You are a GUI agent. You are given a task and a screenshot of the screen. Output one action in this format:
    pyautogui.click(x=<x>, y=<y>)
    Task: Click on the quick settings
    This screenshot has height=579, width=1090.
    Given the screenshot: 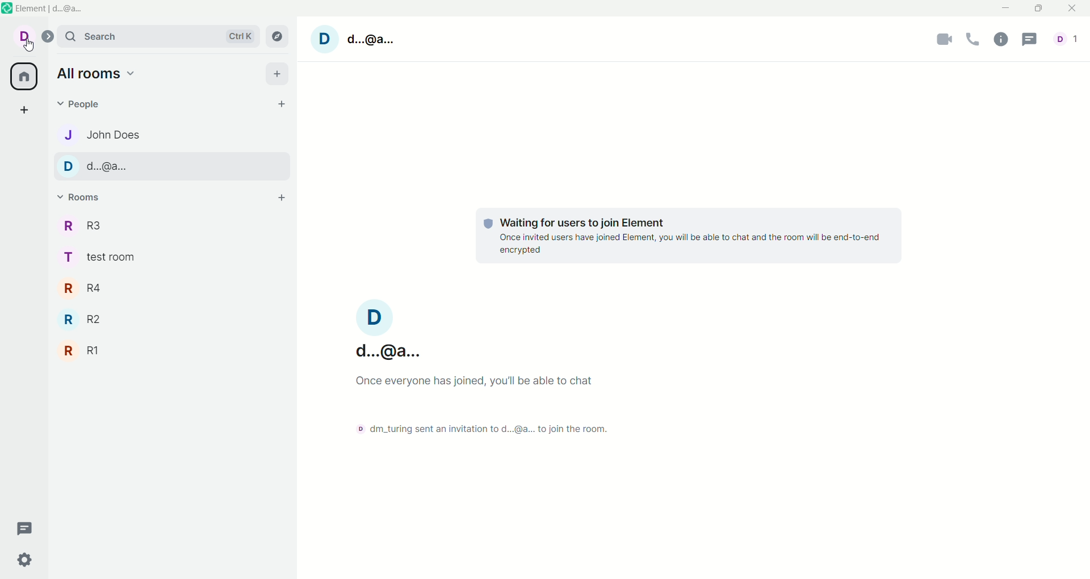 What is the action you would take?
    pyautogui.click(x=27, y=563)
    